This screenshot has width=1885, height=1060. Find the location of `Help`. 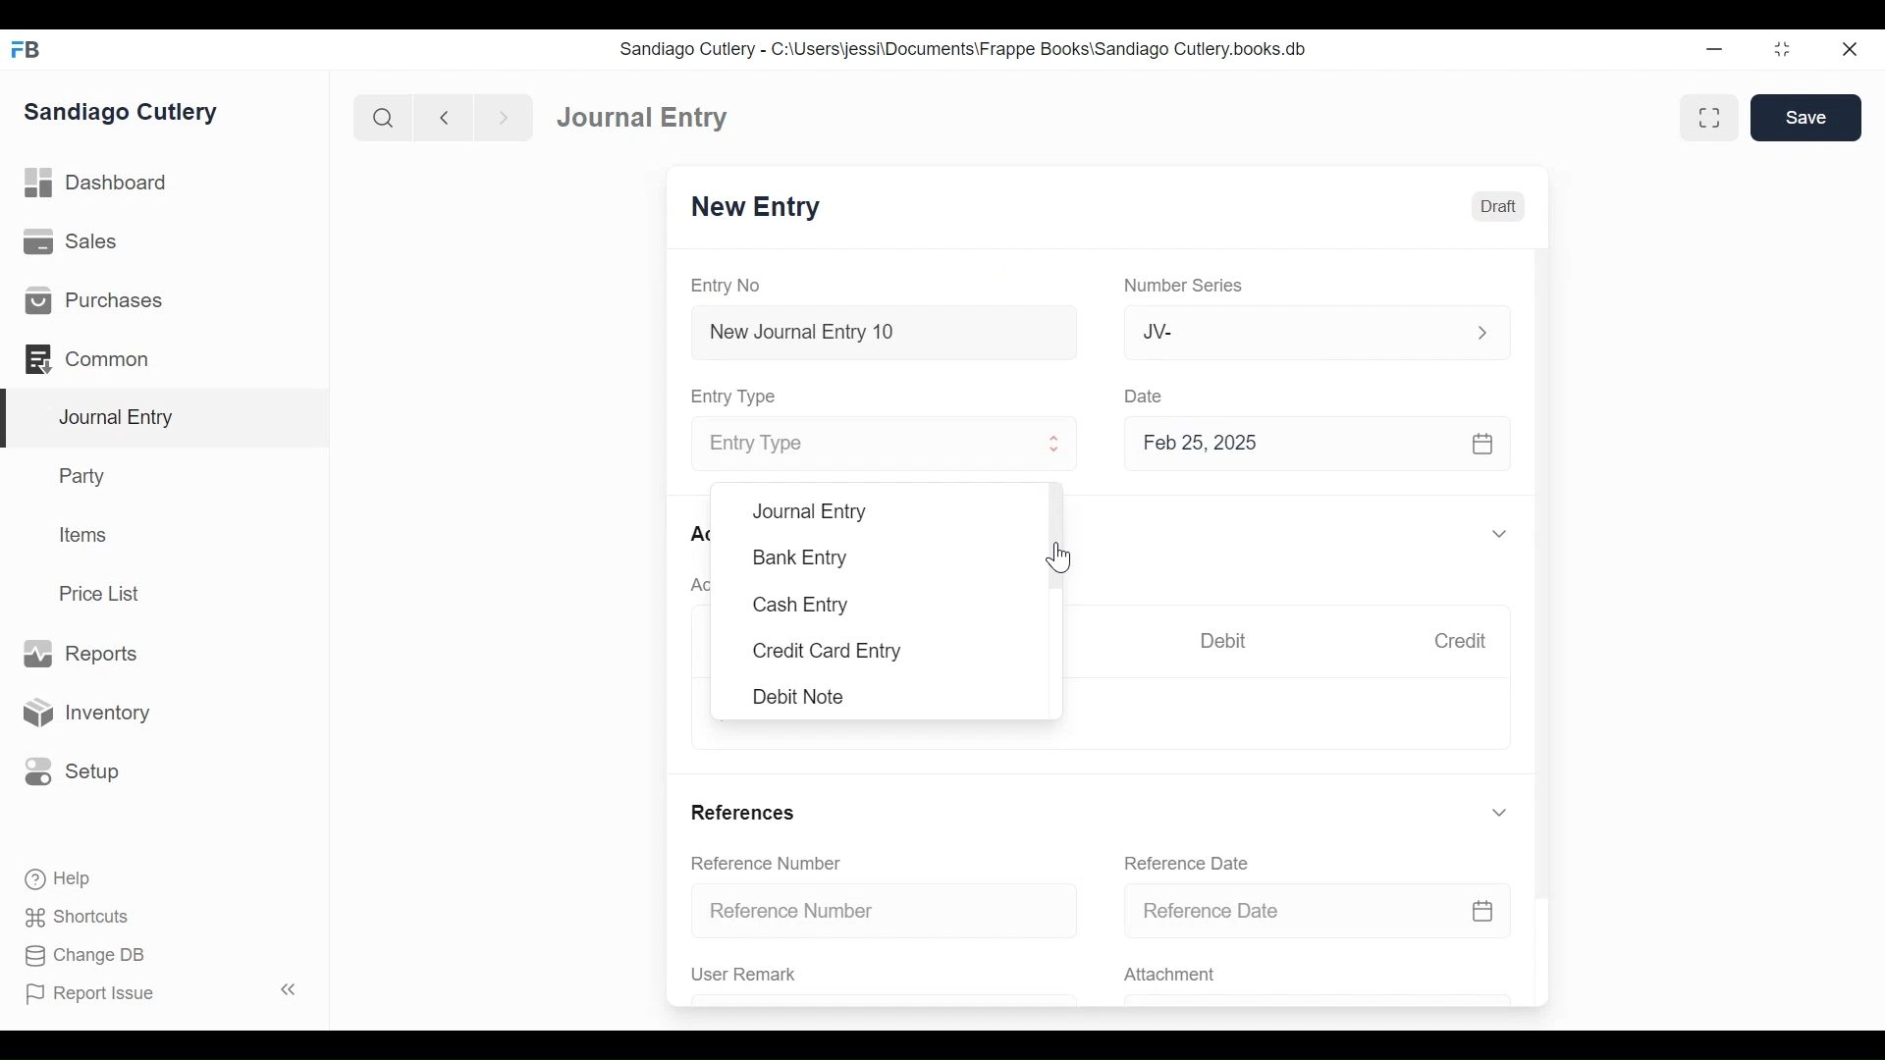

Help is located at coordinates (55, 876).